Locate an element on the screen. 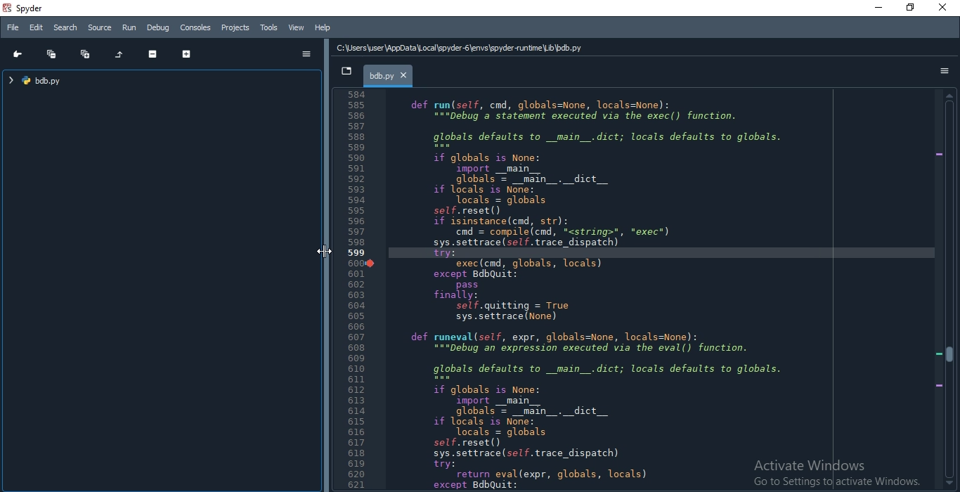 The width and height of the screenshot is (960, 492). adjust pane is located at coordinates (326, 264).